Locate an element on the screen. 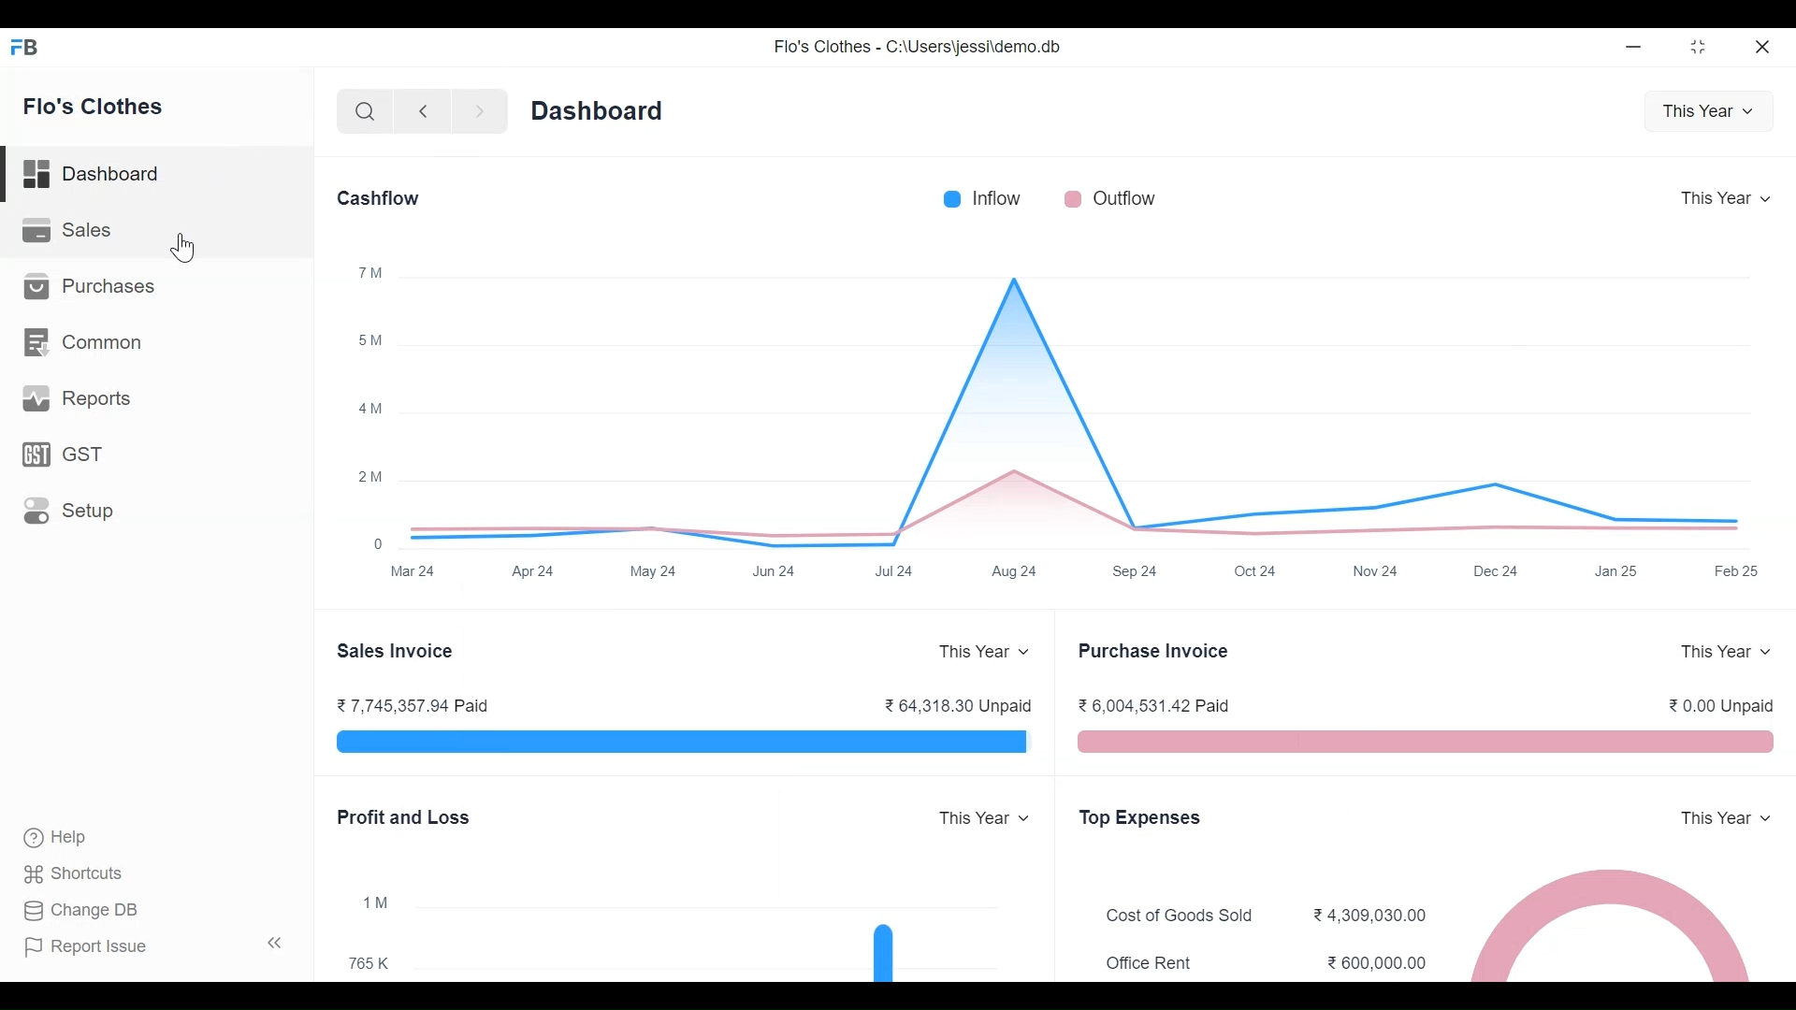 This screenshot has width=1796, height=1010. Cost of Goods Sold is located at coordinates (1180, 916).